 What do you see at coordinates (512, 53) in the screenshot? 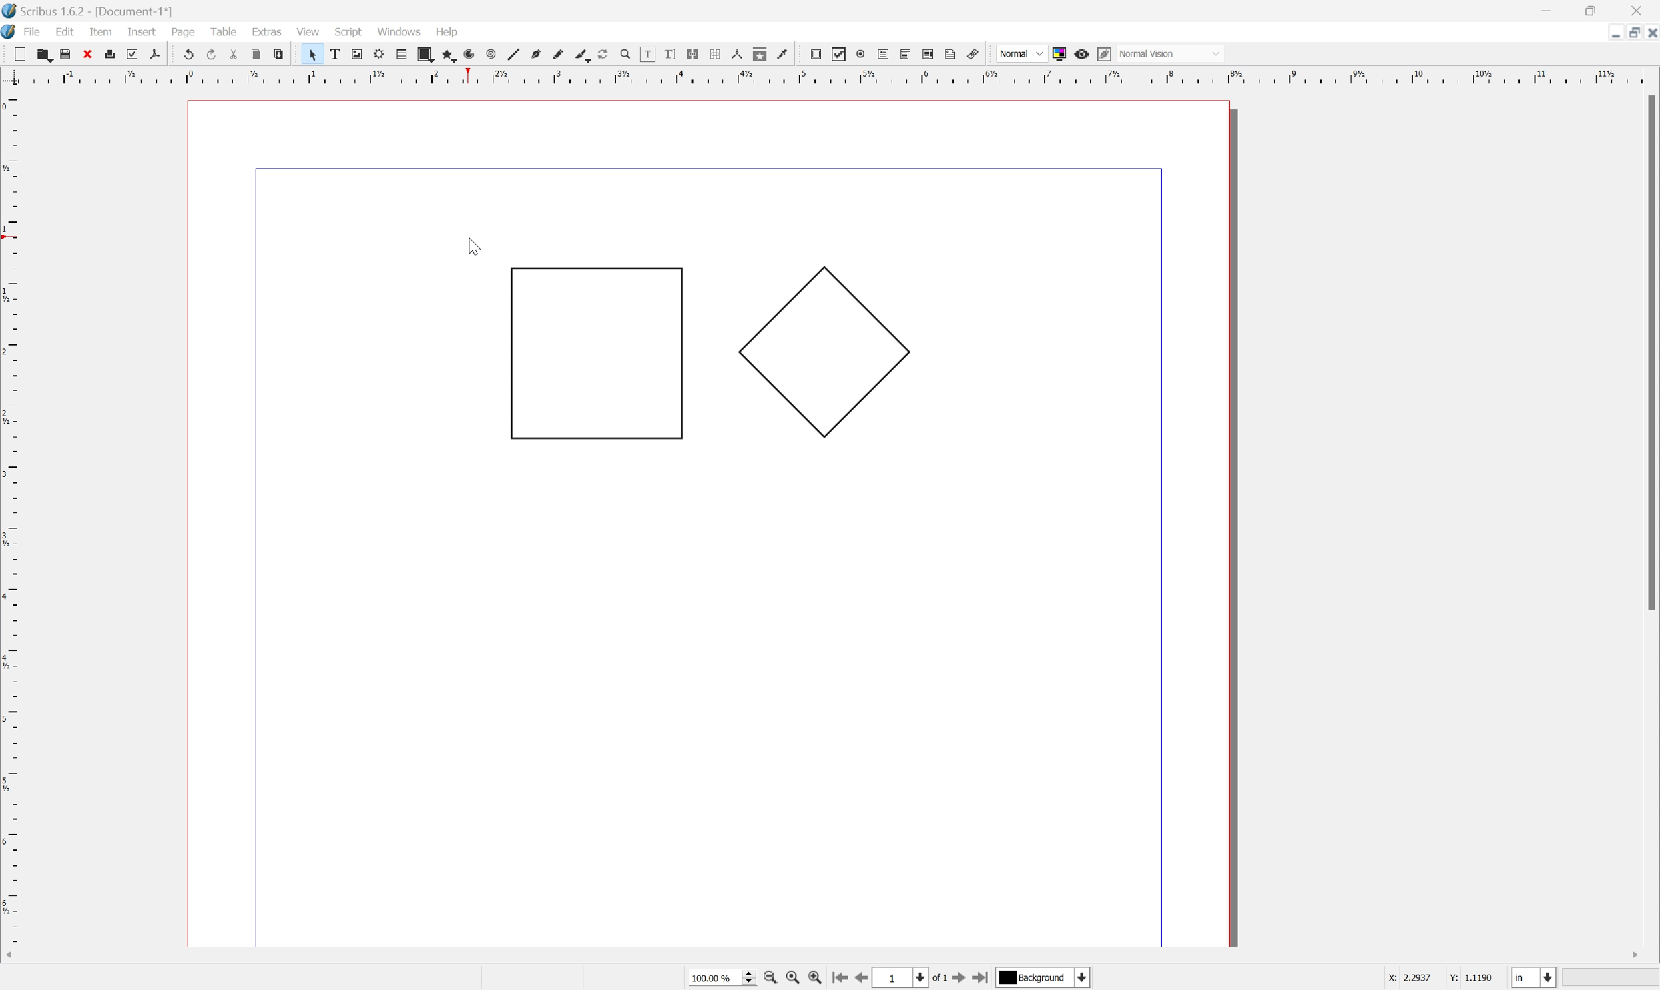
I see `line` at bounding box center [512, 53].